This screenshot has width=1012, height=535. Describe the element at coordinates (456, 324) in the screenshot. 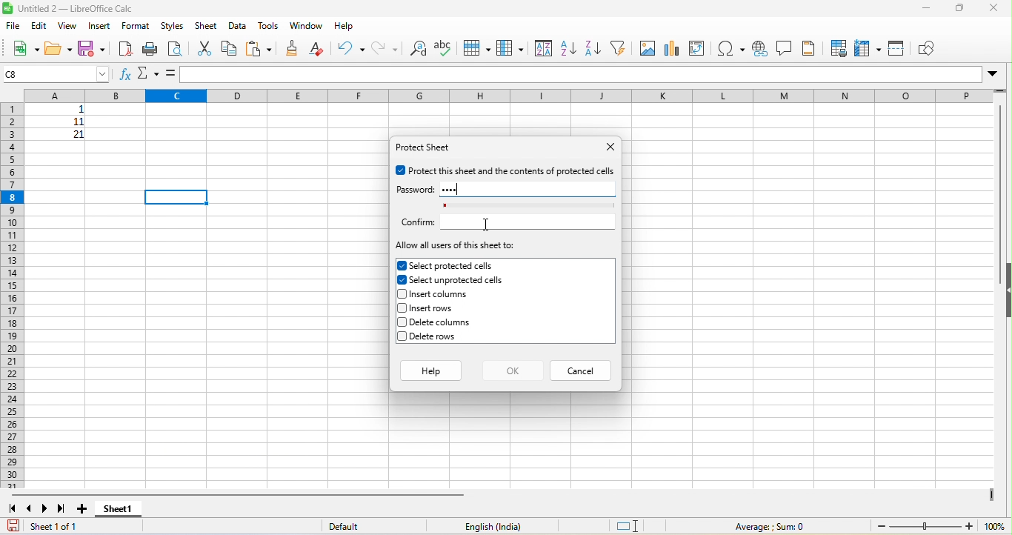

I see `delete columns` at that location.